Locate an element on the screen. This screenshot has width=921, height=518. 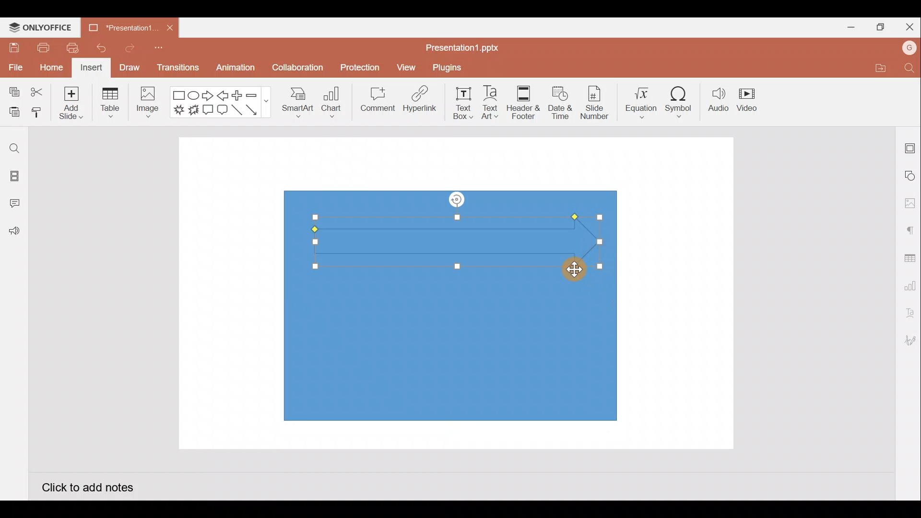
Close document is located at coordinates (170, 25).